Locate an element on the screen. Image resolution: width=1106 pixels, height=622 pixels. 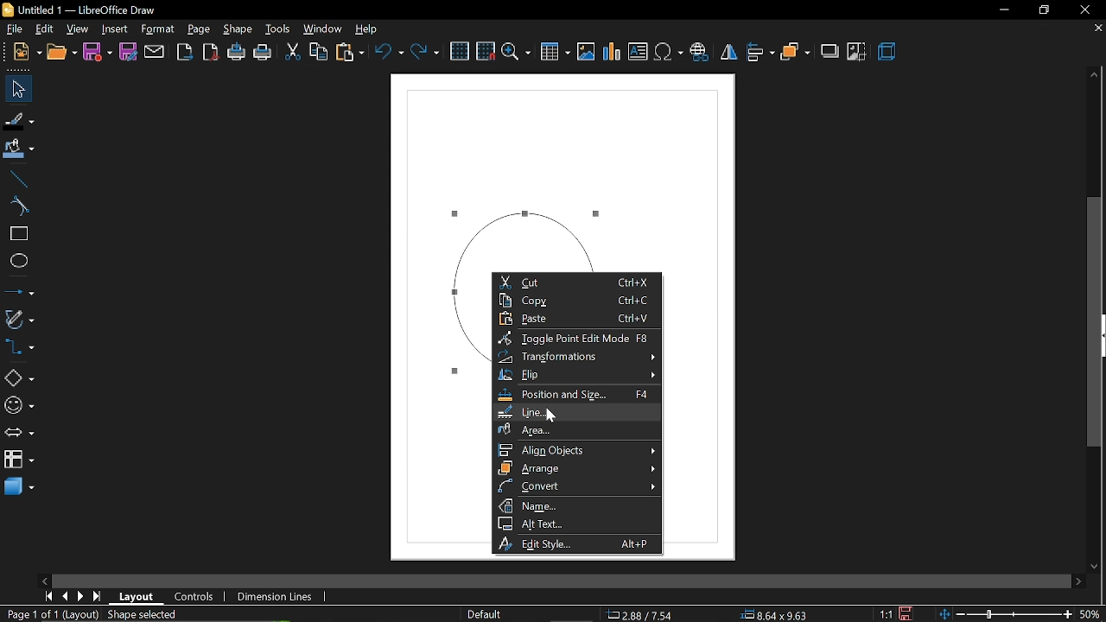
snap to grid is located at coordinates (486, 51).